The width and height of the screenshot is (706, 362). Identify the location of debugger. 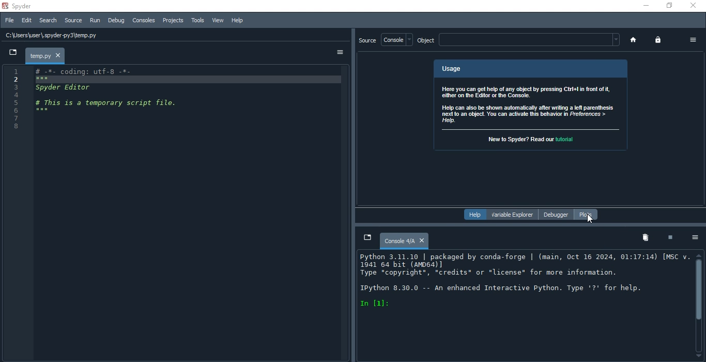
(554, 215).